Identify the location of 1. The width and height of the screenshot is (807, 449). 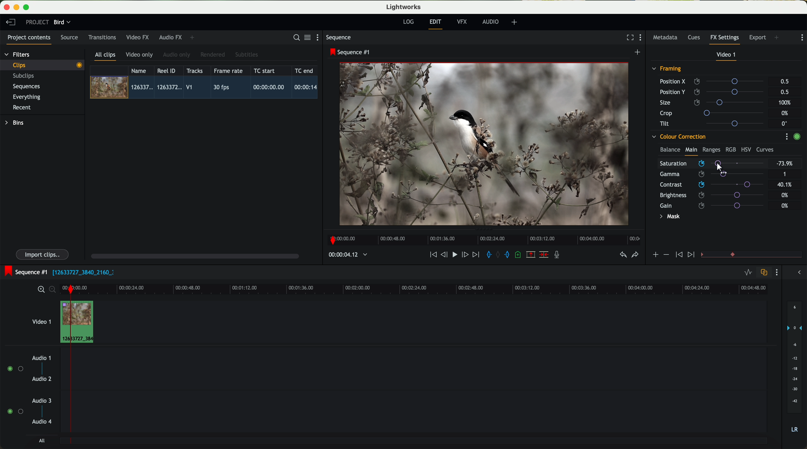
(785, 175).